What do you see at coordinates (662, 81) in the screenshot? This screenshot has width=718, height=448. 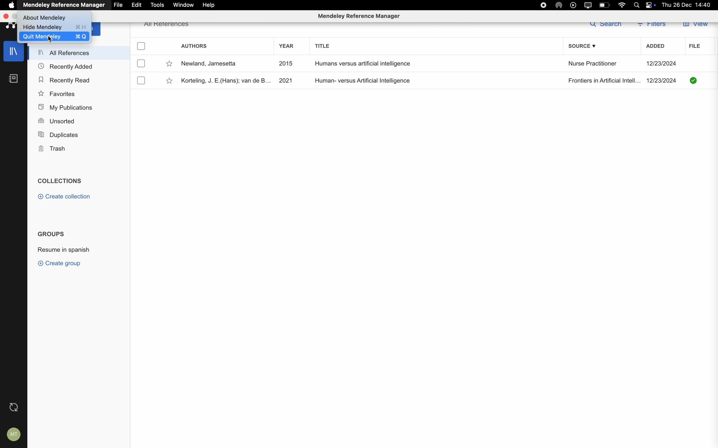 I see `12/23/2024` at bounding box center [662, 81].